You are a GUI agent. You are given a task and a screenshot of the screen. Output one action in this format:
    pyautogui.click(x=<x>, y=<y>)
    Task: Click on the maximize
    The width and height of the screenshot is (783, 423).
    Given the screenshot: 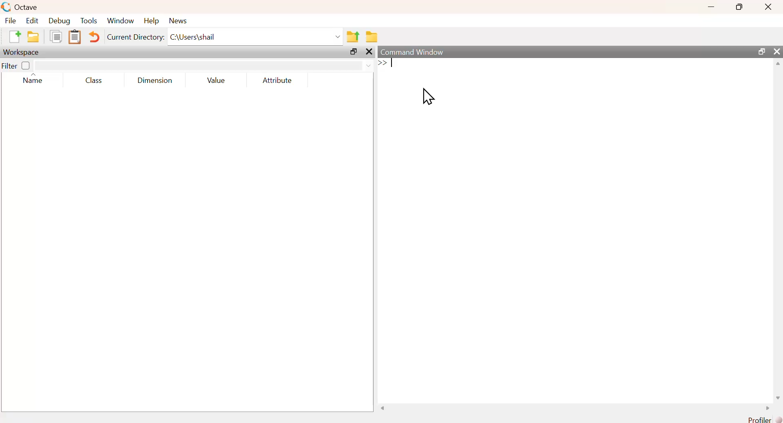 What is the action you would take?
    pyautogui.click(x=353, y=51)
    